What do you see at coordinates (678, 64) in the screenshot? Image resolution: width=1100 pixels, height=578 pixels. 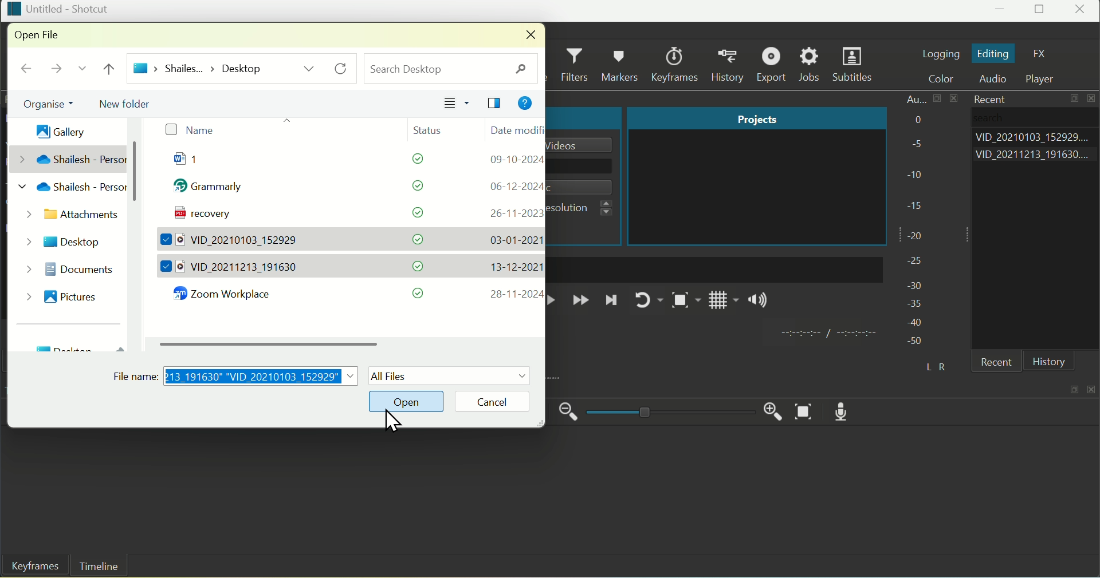 I see `Keyframes` at bounding box center [678, 64].